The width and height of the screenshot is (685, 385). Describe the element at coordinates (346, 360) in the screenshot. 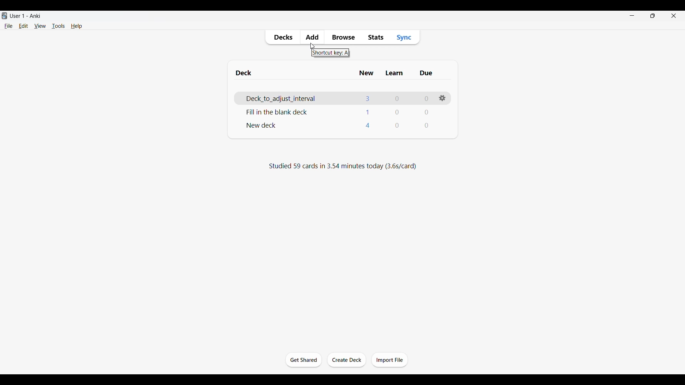

I see `Create deck` at that location.